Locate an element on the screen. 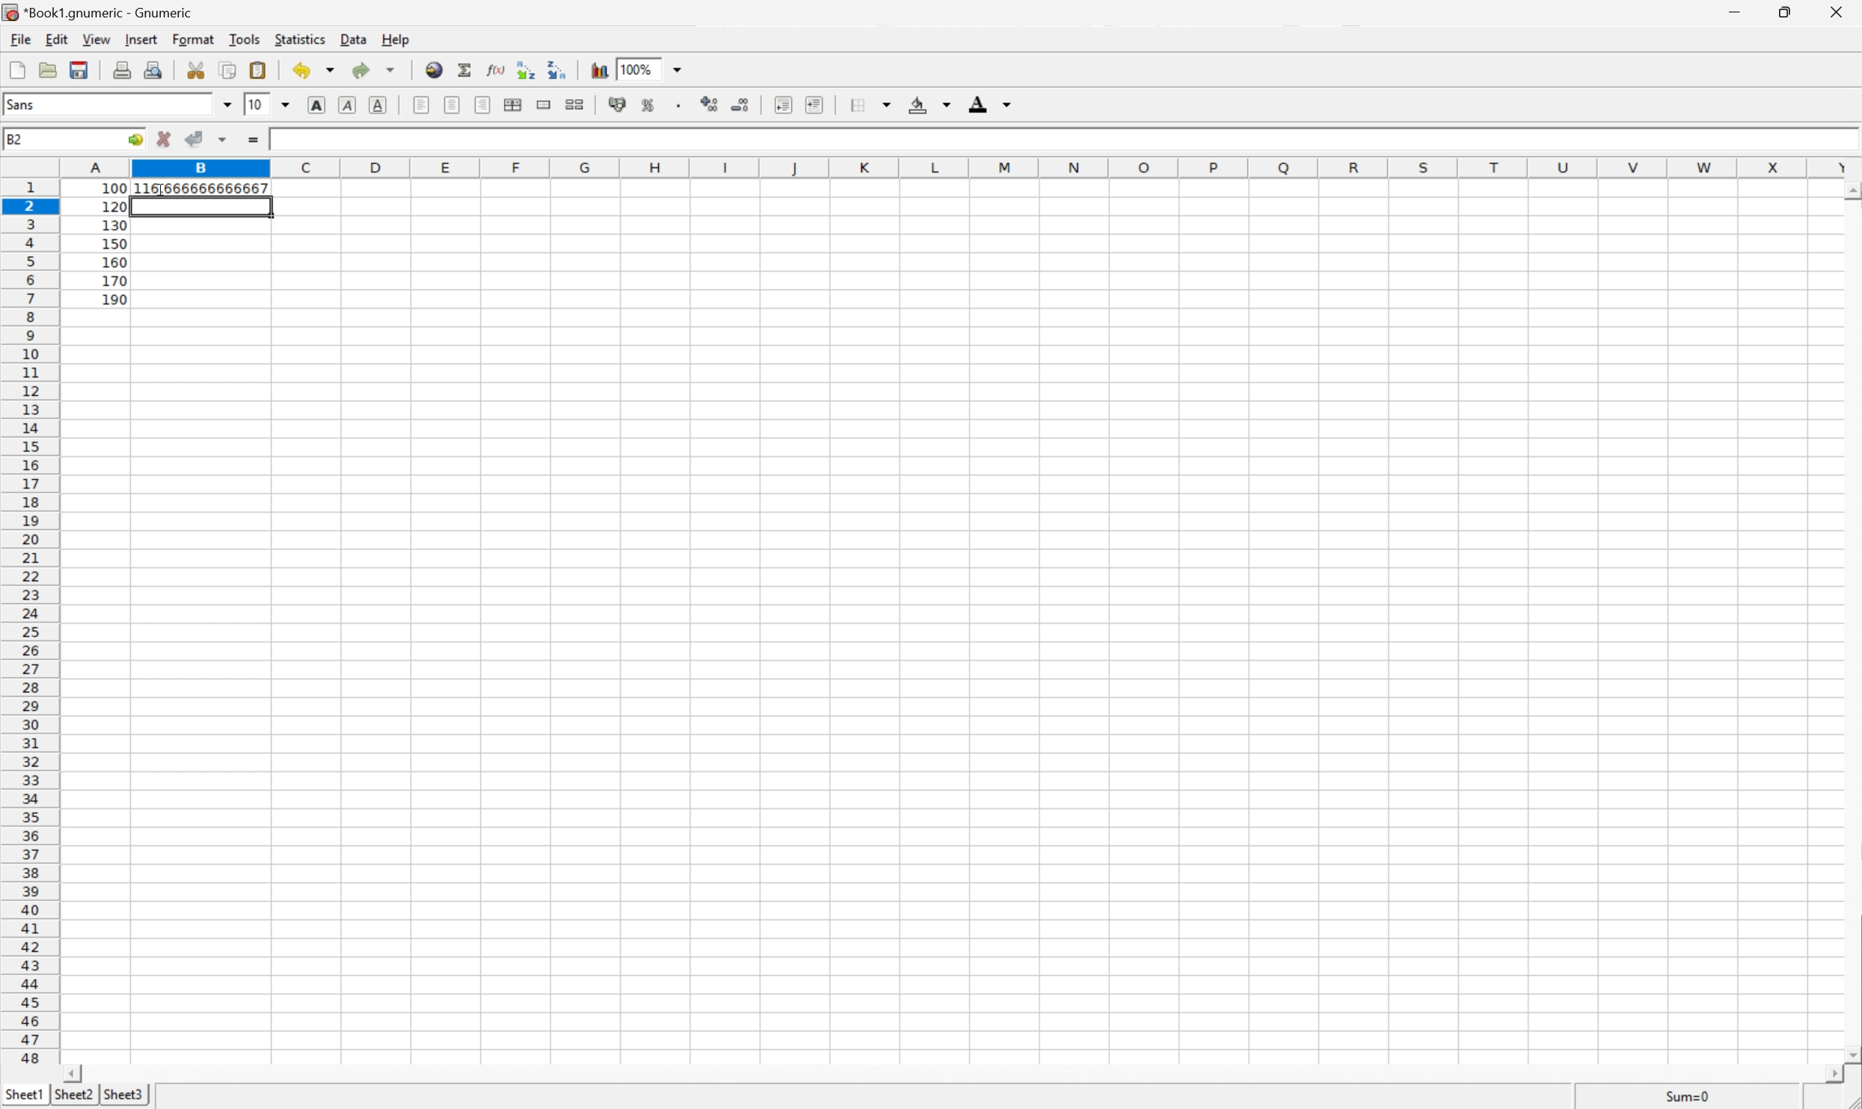 The image size is (1862, 1109). Save current workbook is located at coordinates (84, 69).